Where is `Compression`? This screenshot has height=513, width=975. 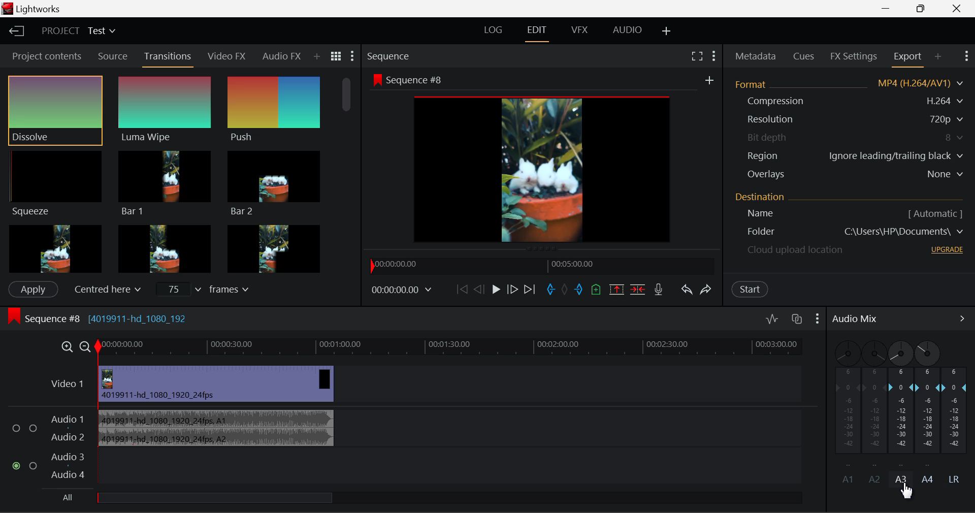
Compression is located at coordinates (847, 101).